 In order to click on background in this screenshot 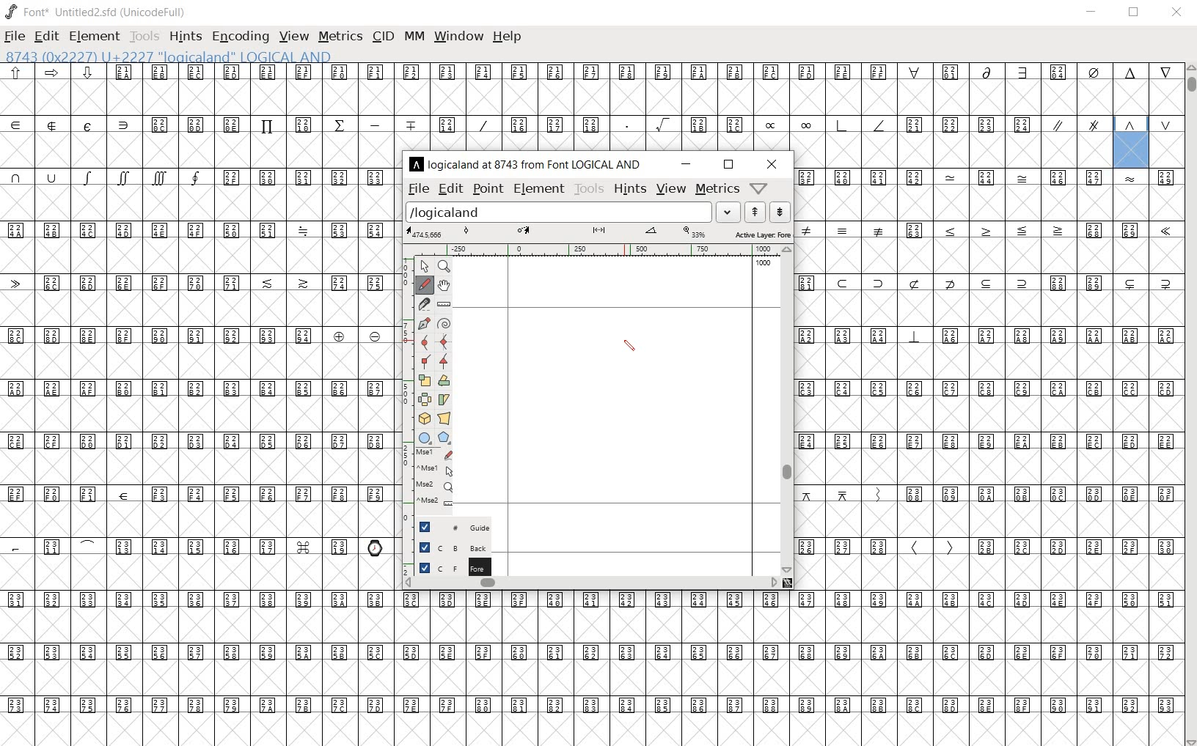, I will do `click(447, 548)`.